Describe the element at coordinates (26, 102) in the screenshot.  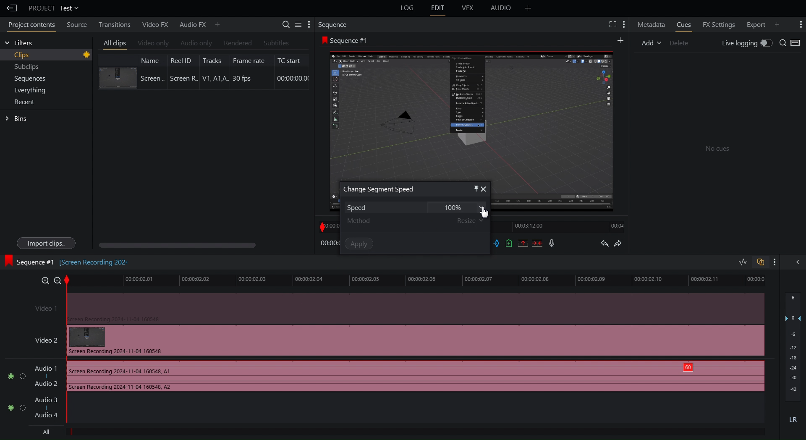
I see `Recent` at that location.